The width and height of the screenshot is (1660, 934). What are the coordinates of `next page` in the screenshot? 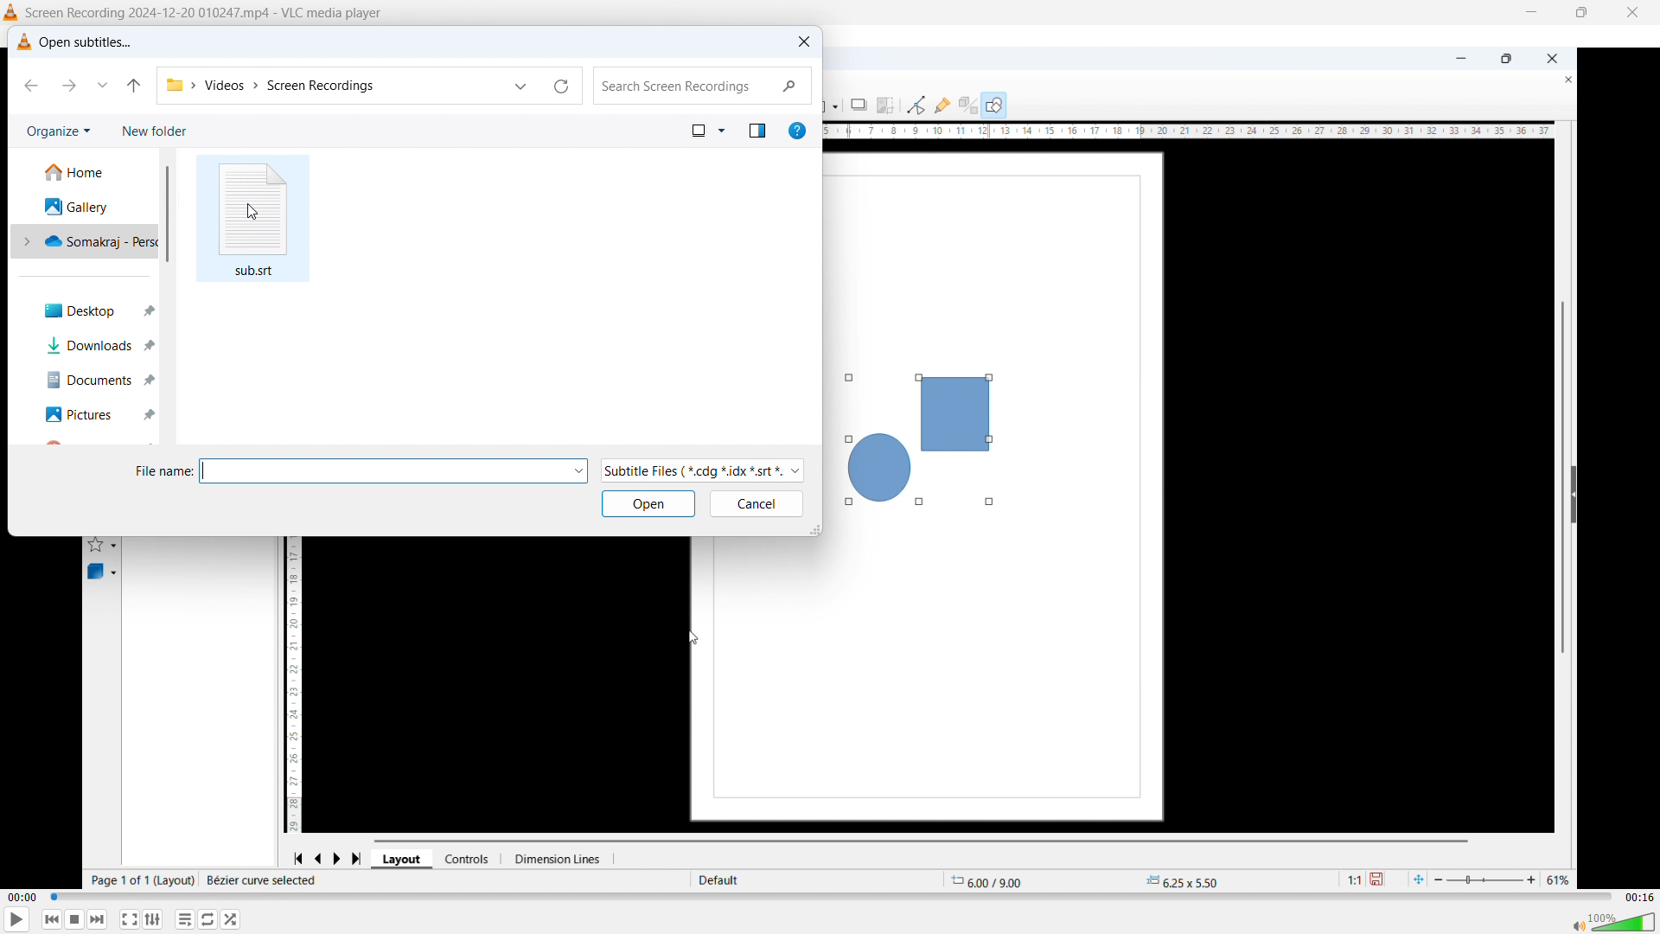 It's located at (343, 856).